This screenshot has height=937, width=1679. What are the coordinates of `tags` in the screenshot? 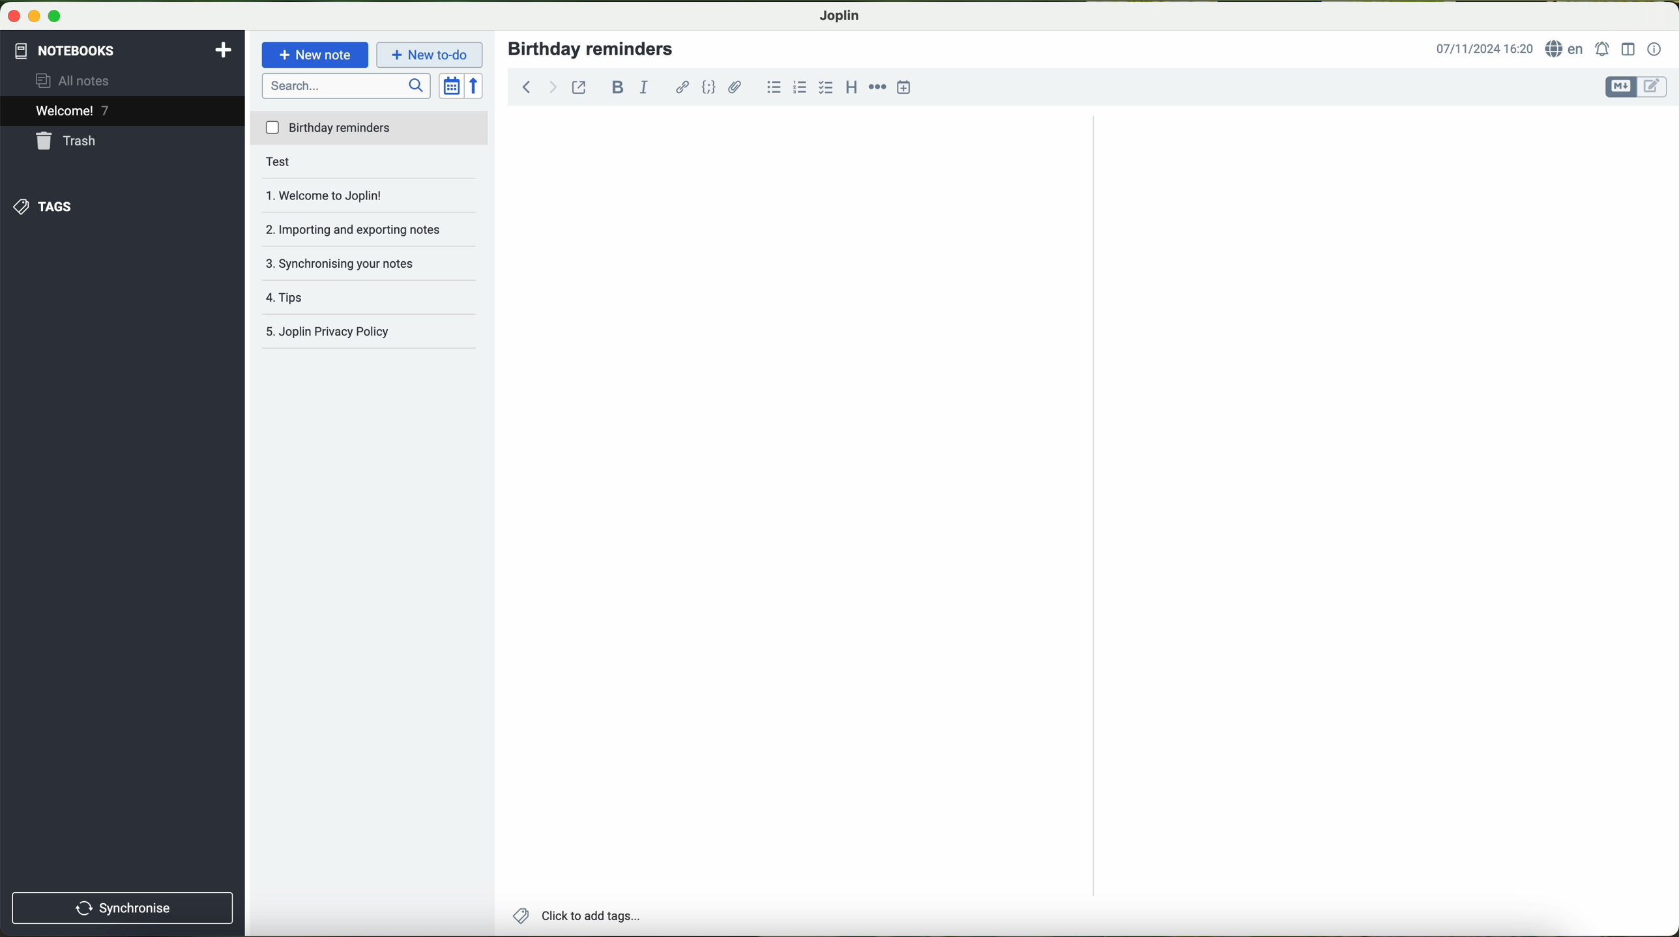 It's located at (48, 205).